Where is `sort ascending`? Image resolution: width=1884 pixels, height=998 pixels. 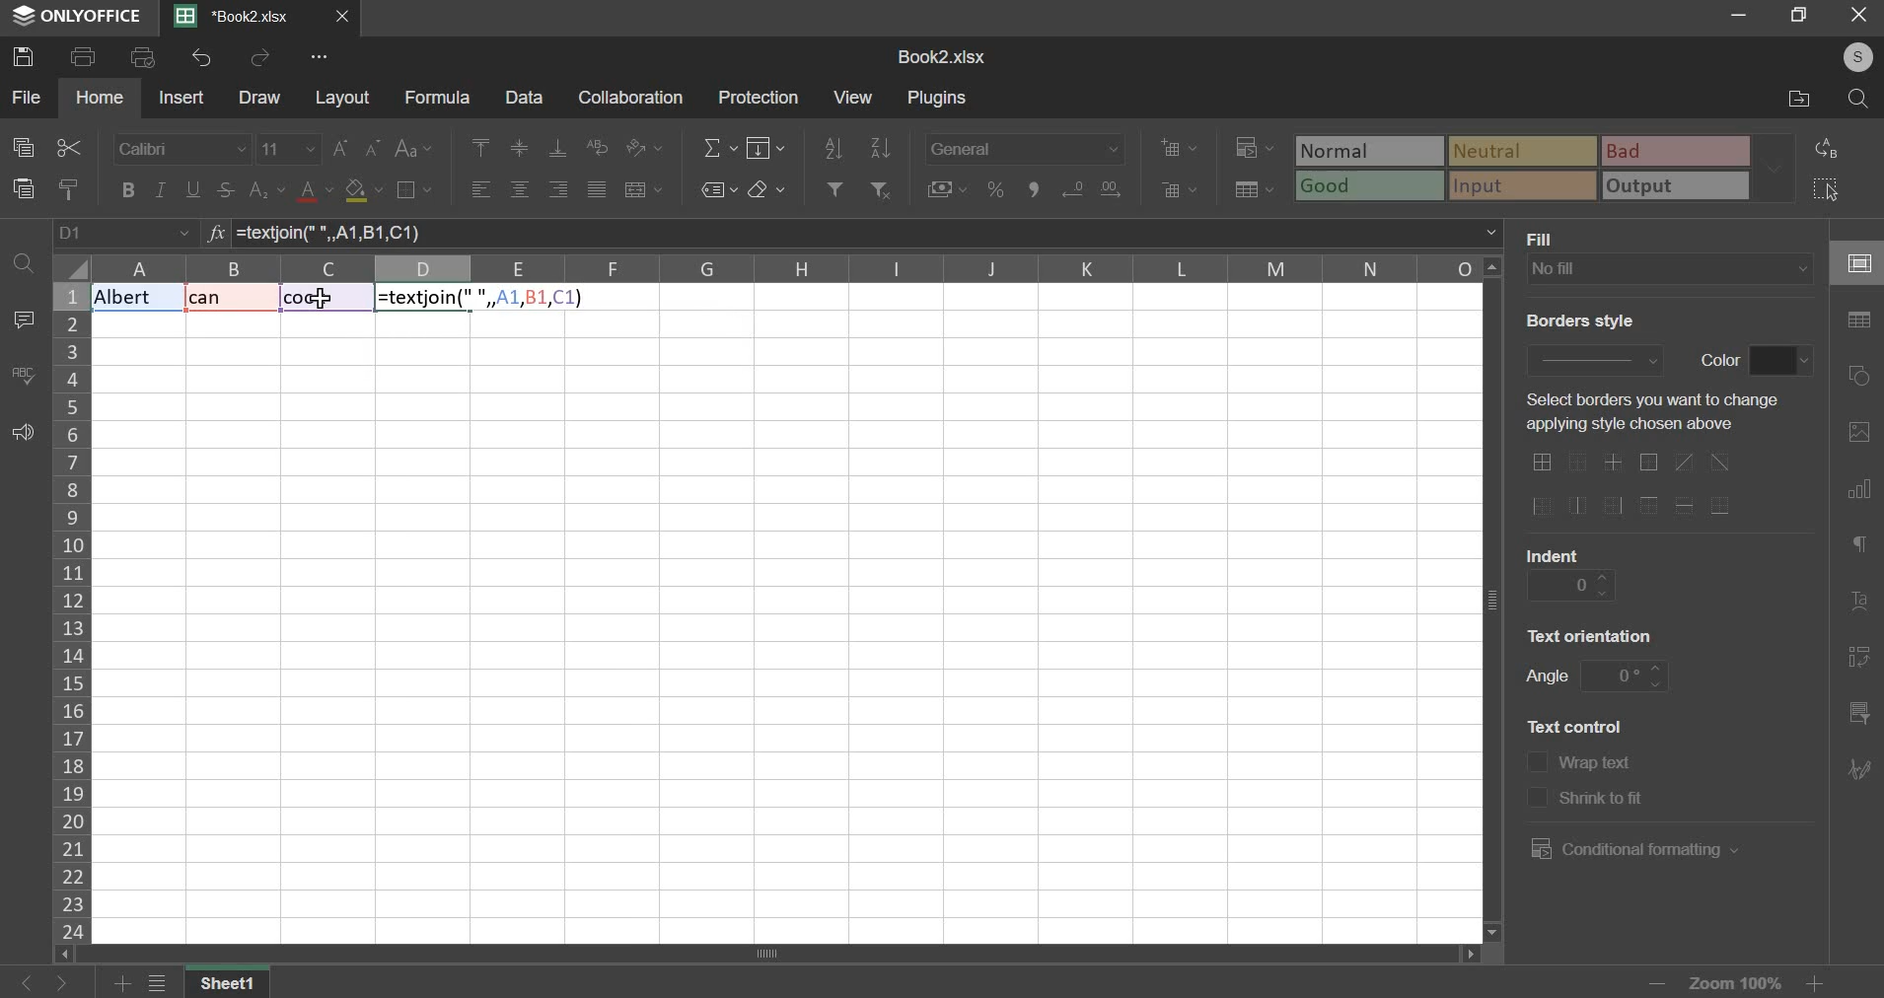 sort ascending is located at coordinates (833, 145).